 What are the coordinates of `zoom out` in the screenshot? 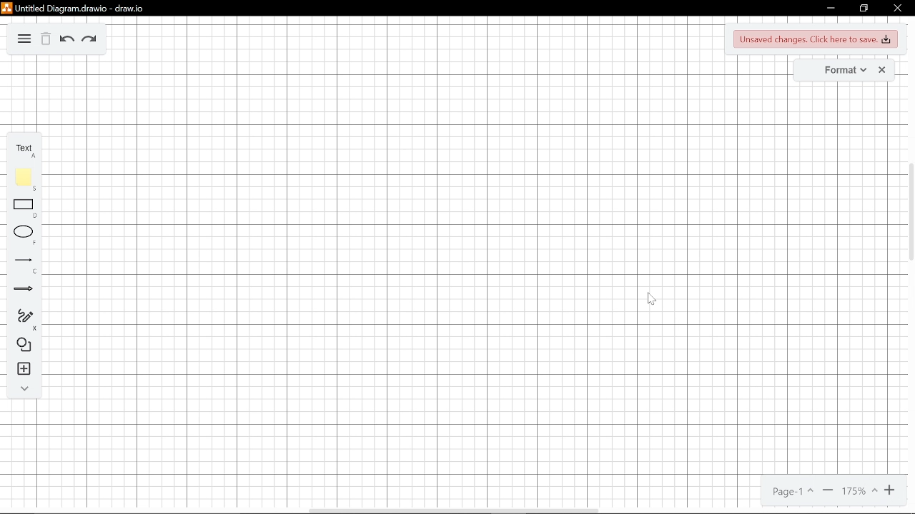 It's located at (829, 490).